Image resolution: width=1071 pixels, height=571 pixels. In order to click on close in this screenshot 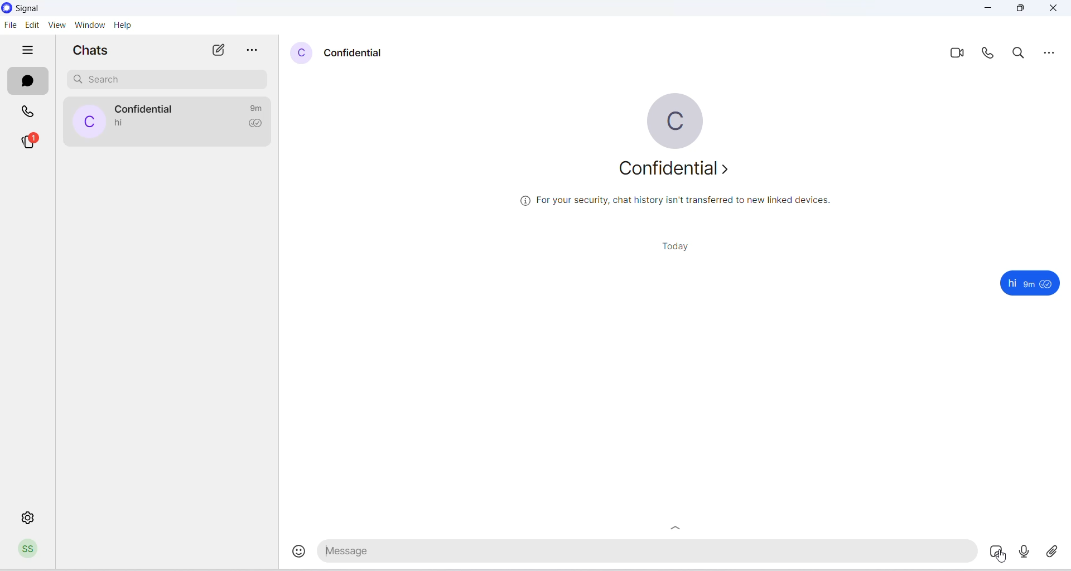, I will do `click(1055, 9)`.